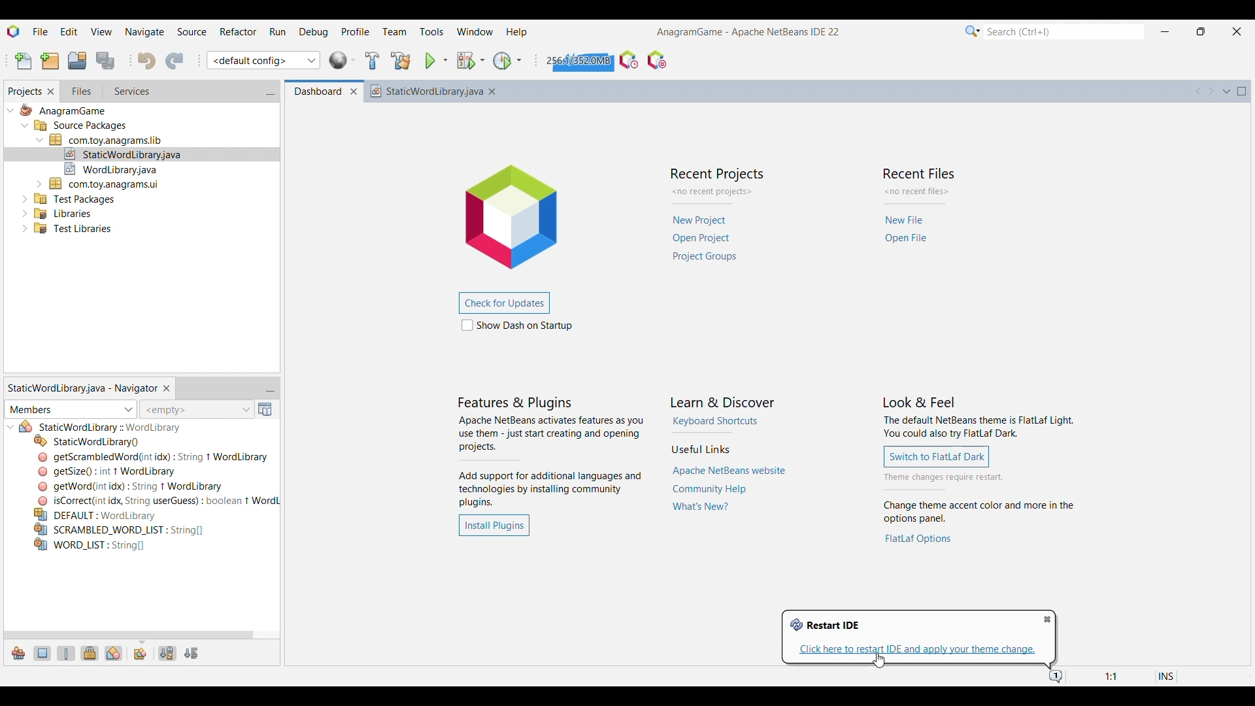 The width and height of the screenshot is (1255, 706). I want to click on , so click(135, 485).